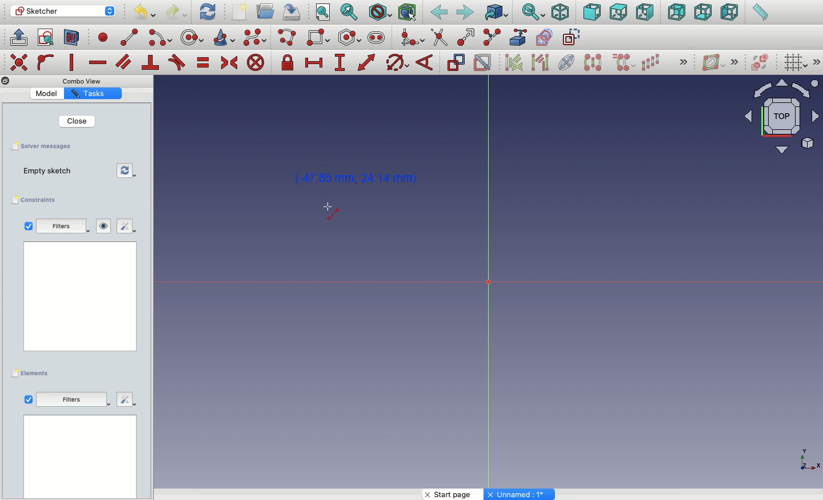 The height and width of the screenshot is (500, 823). What do you see at coordinates (540, 64) in the screenshot?
I see `Associated geometry` at bounding box center [540, 64].